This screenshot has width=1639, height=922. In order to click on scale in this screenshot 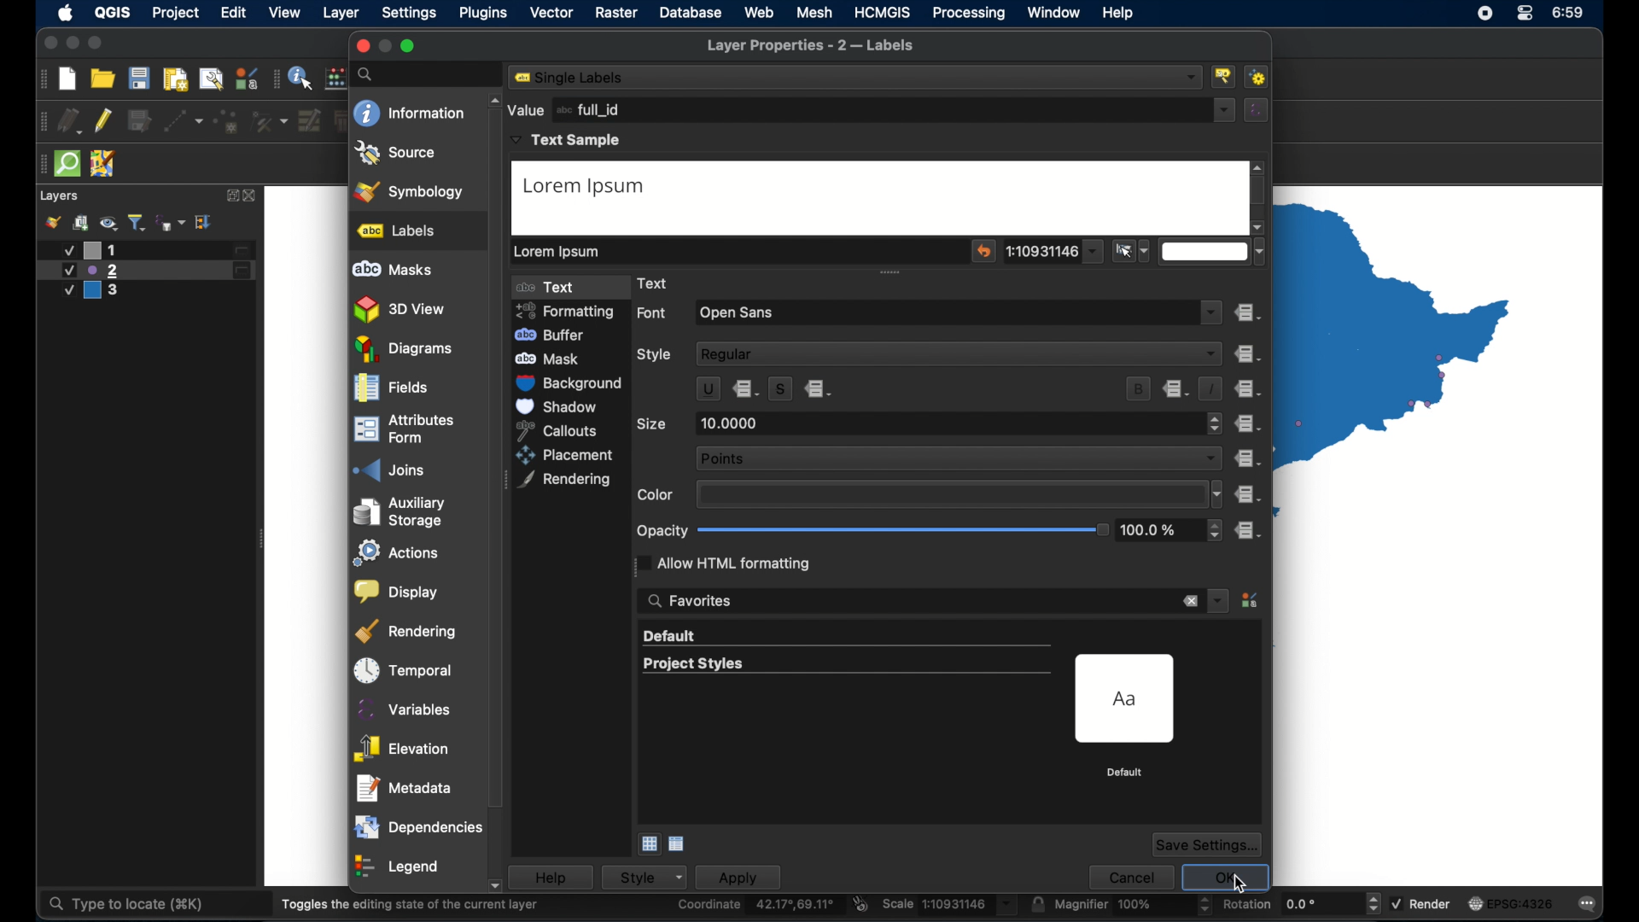, I will do `click(950, 905)`.